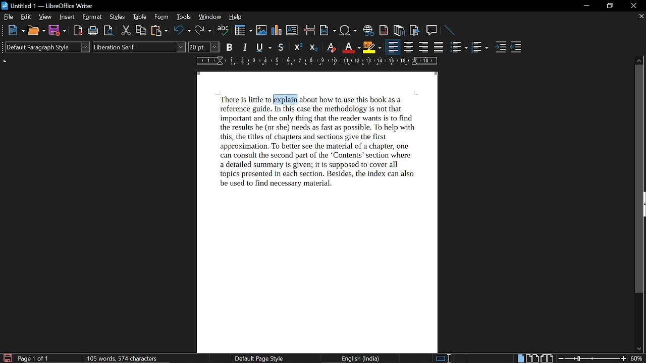 This screenshot has width=646, height=363. I want to click on styles, so click(118, 18).